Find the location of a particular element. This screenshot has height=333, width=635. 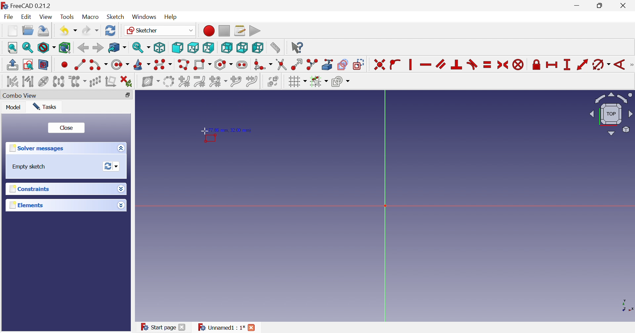

Modify knot multiplicity is located at coordinates (218, 82).